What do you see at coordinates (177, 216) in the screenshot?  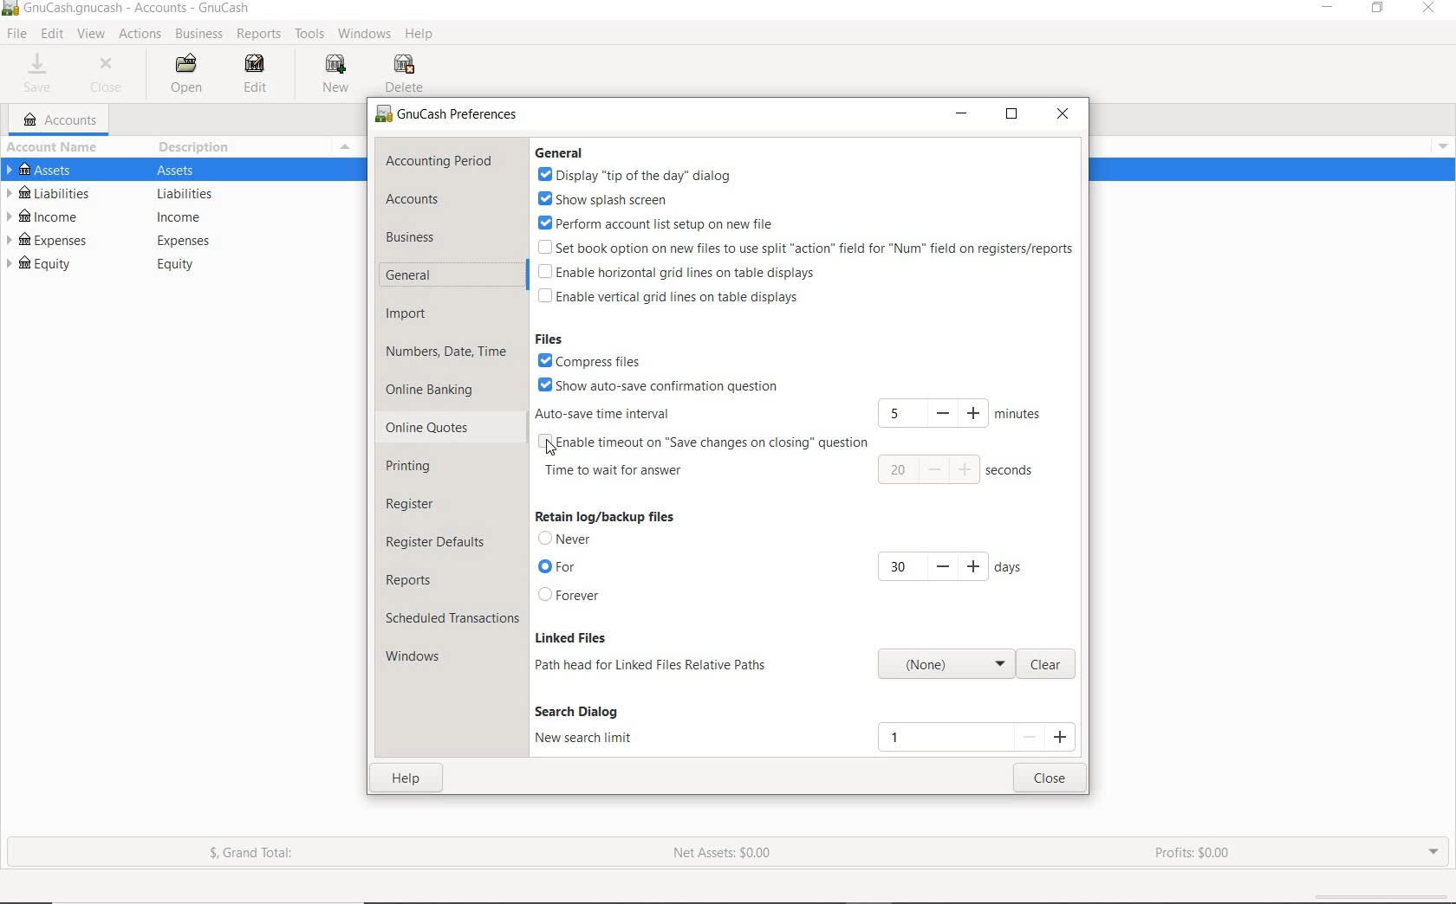 I see `INCOME` at bounding box center [177, 216].